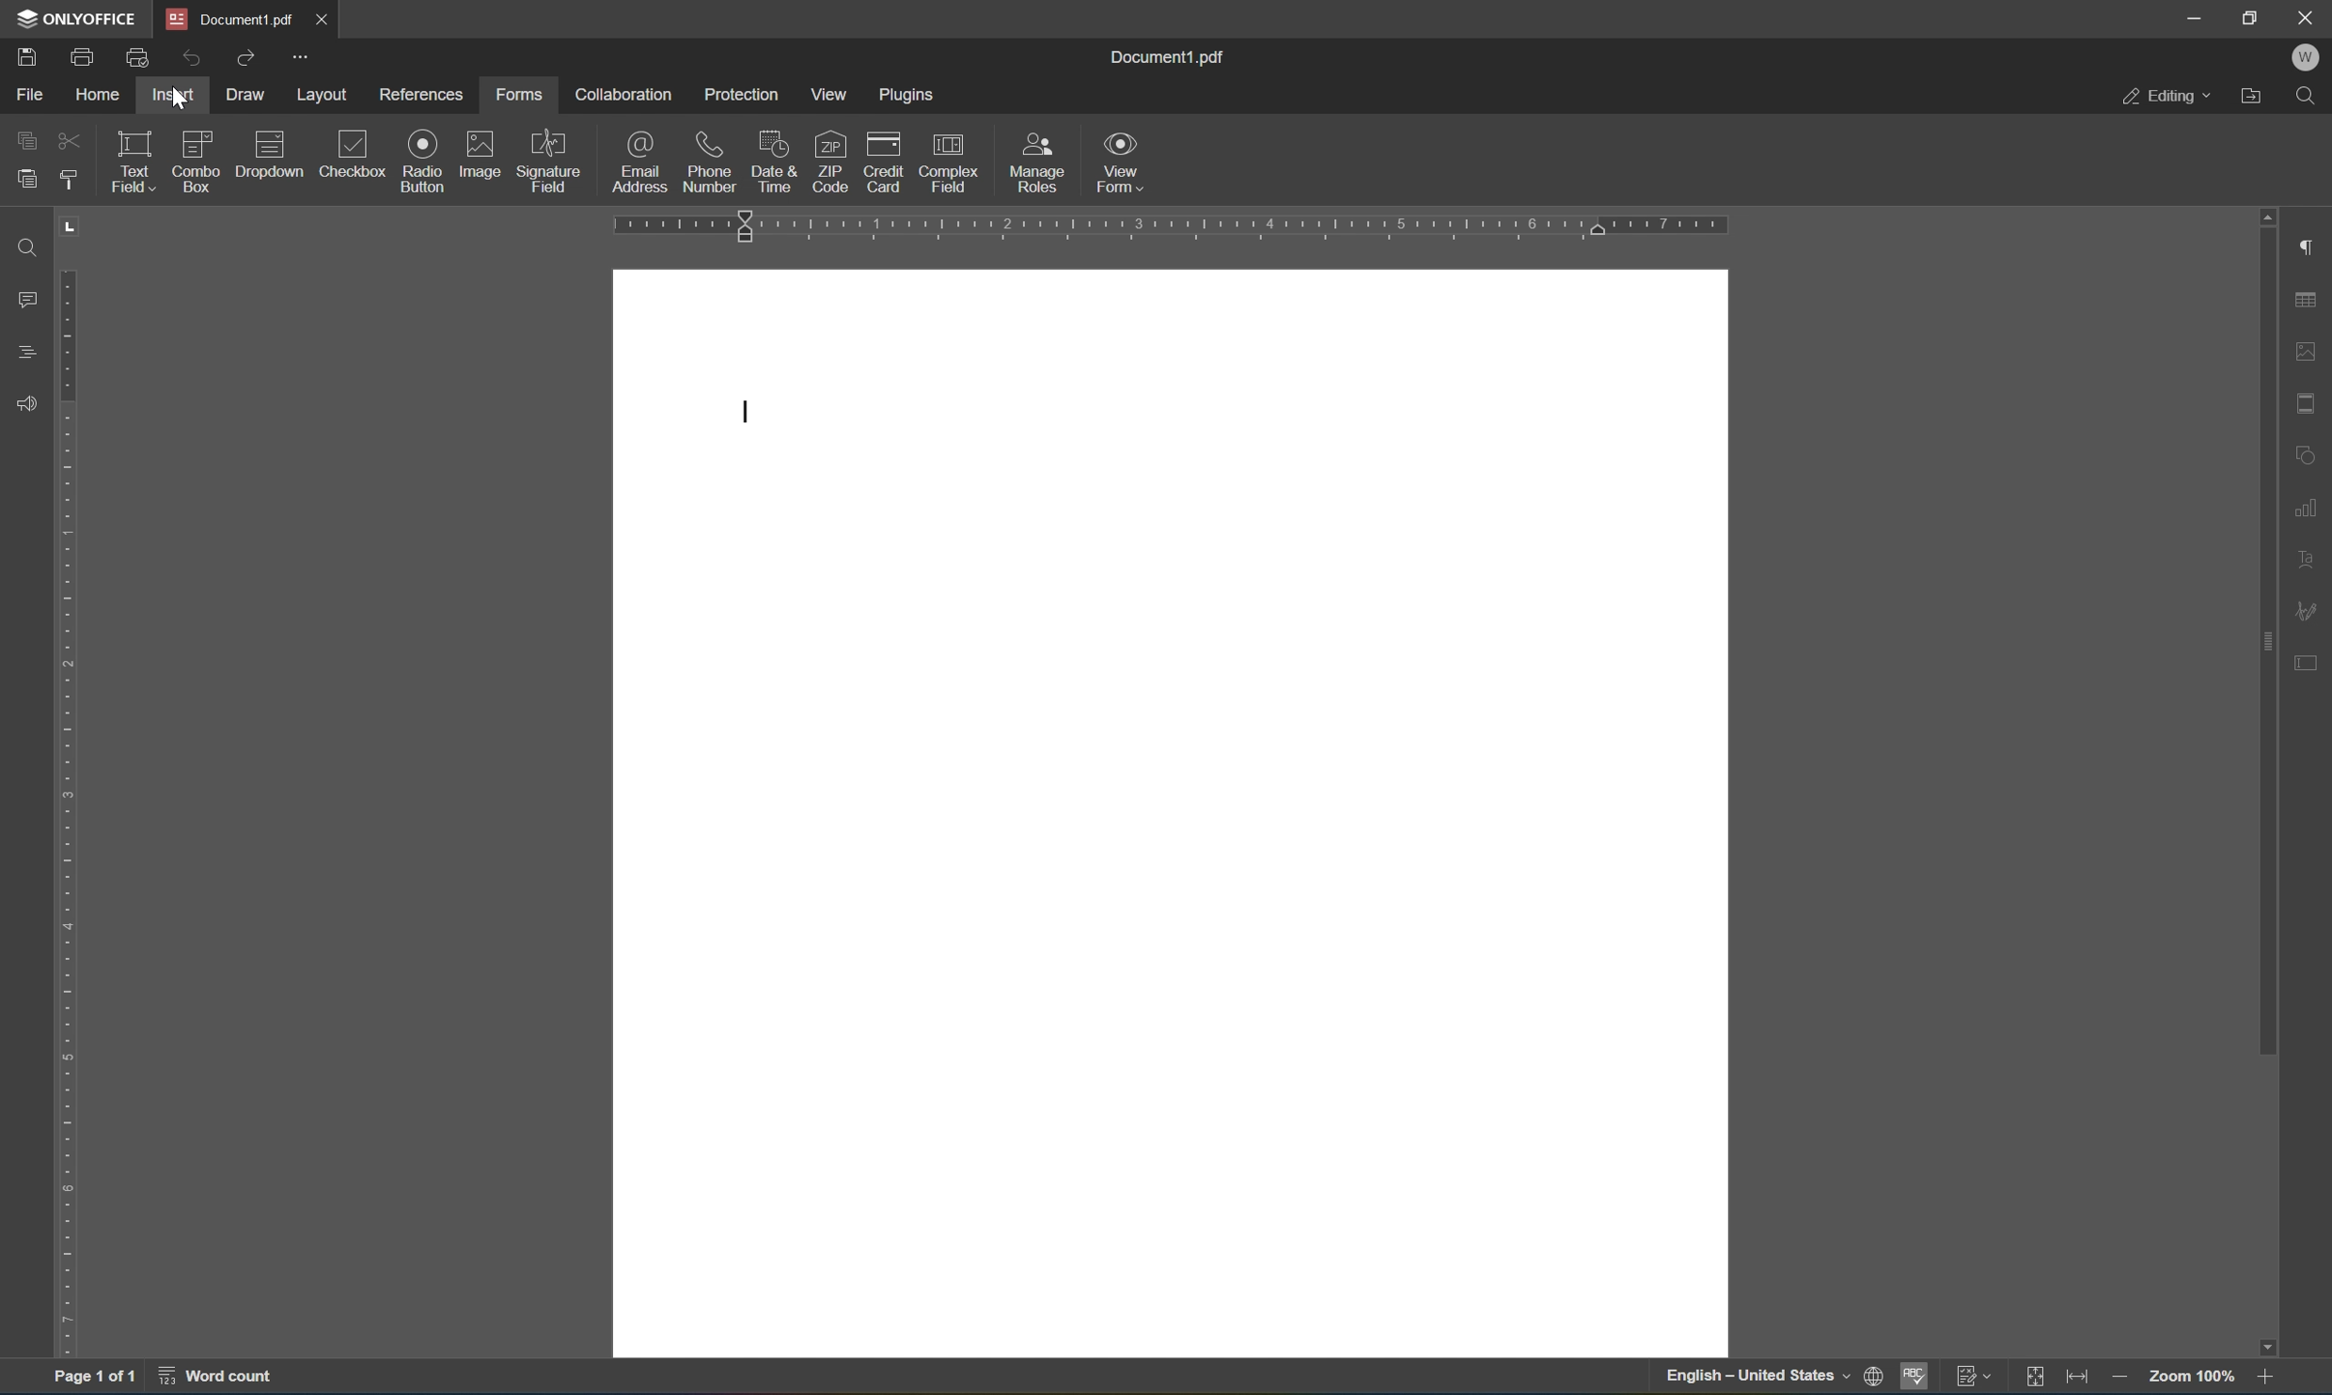 The width and height of the screenshot is (2332, 1395). I want to click on forms, so click(519, 95).